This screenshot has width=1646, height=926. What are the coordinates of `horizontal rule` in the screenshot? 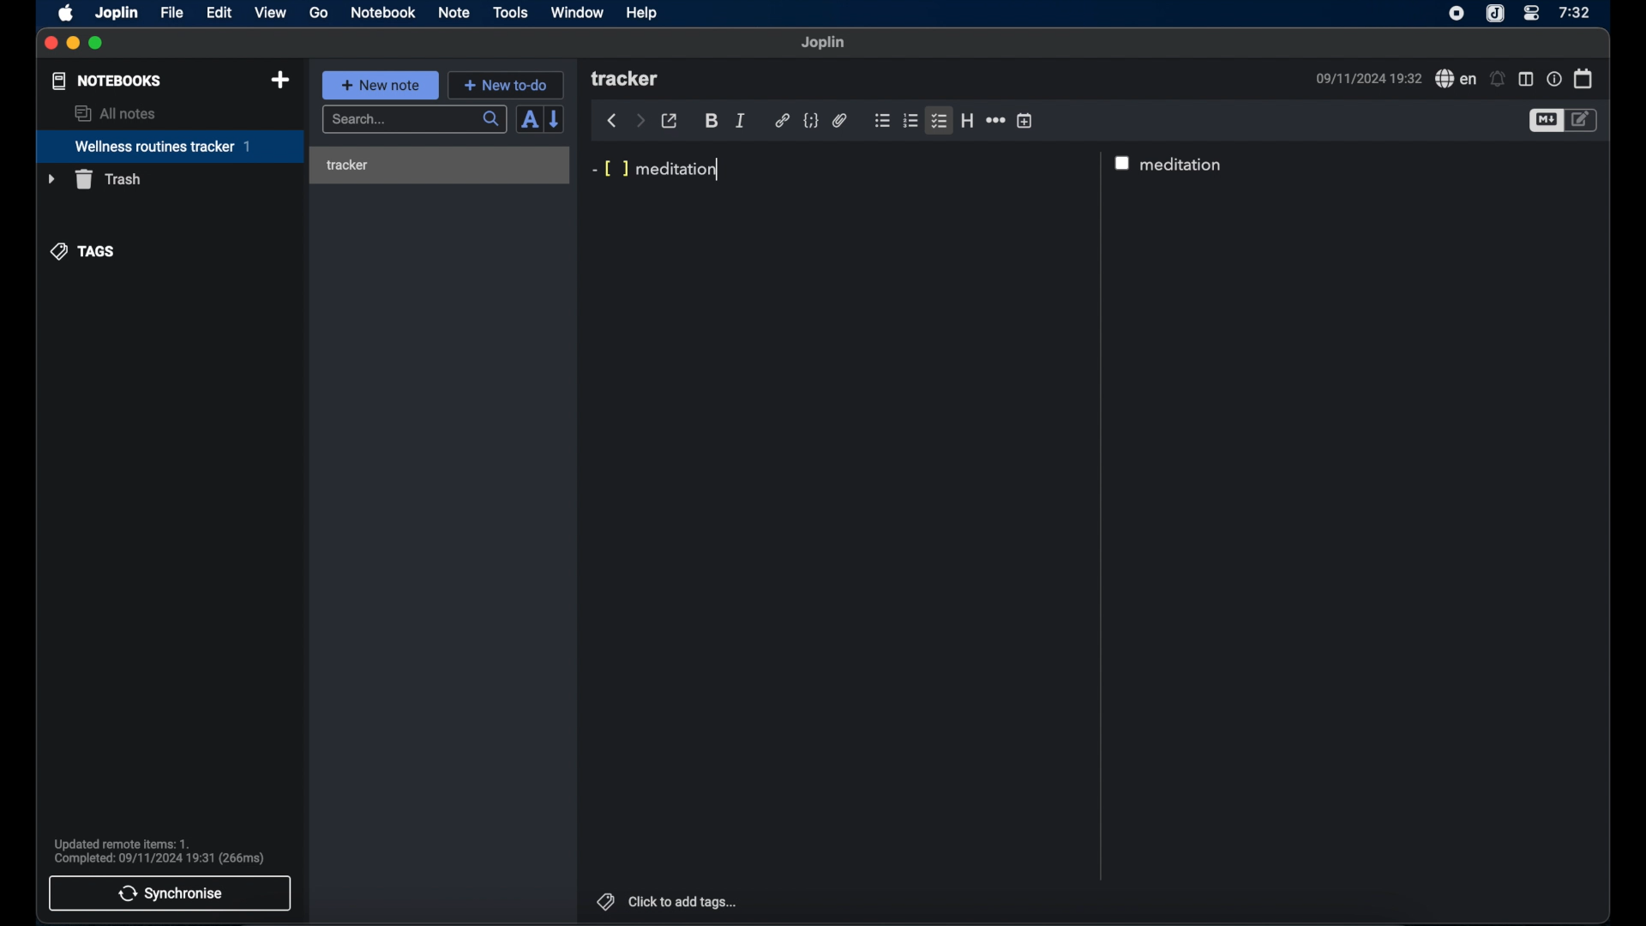 It's located at (994, 120).